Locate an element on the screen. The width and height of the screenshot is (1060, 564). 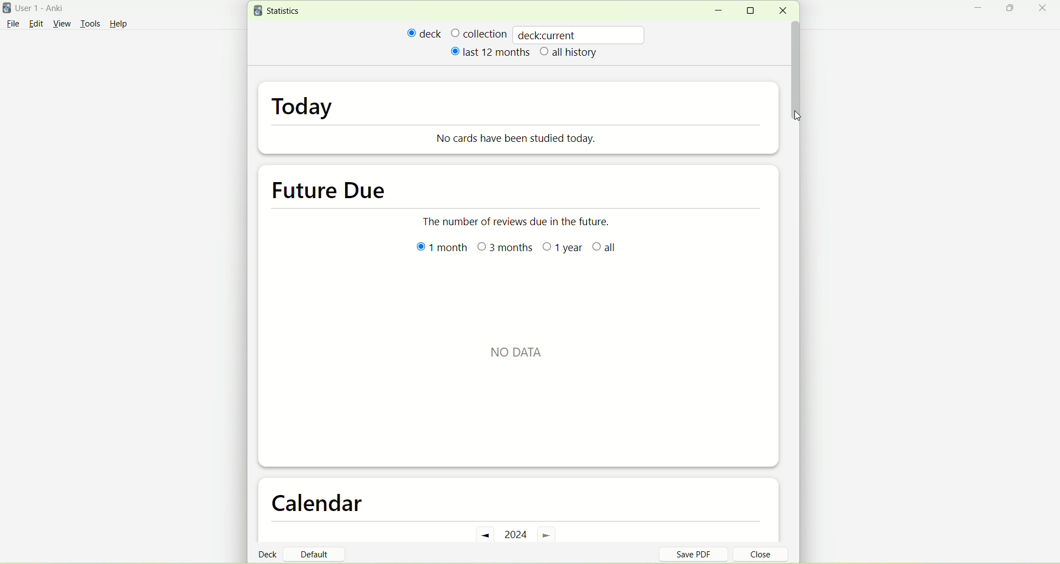
deck is located at coordinates (269, 554).